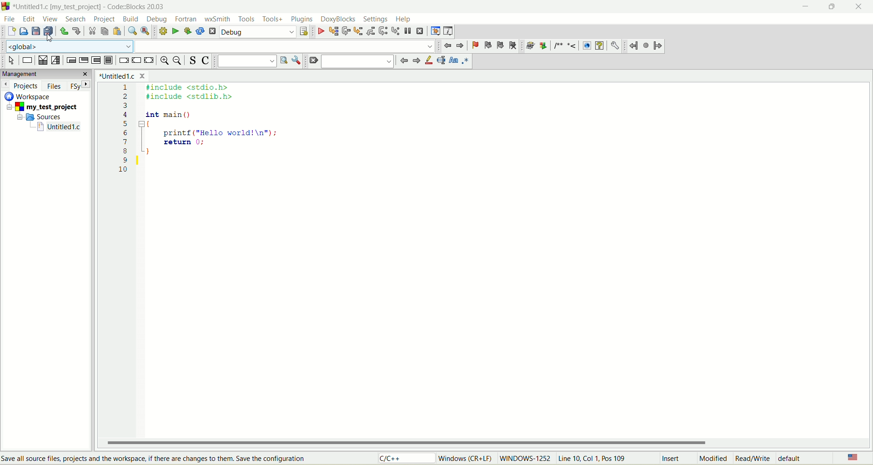 The width and height of the screenshot is (873, 465). What do you see at coordinates (11, 61) in the screenshot?
I see `select` at bounding box center [11, 61].